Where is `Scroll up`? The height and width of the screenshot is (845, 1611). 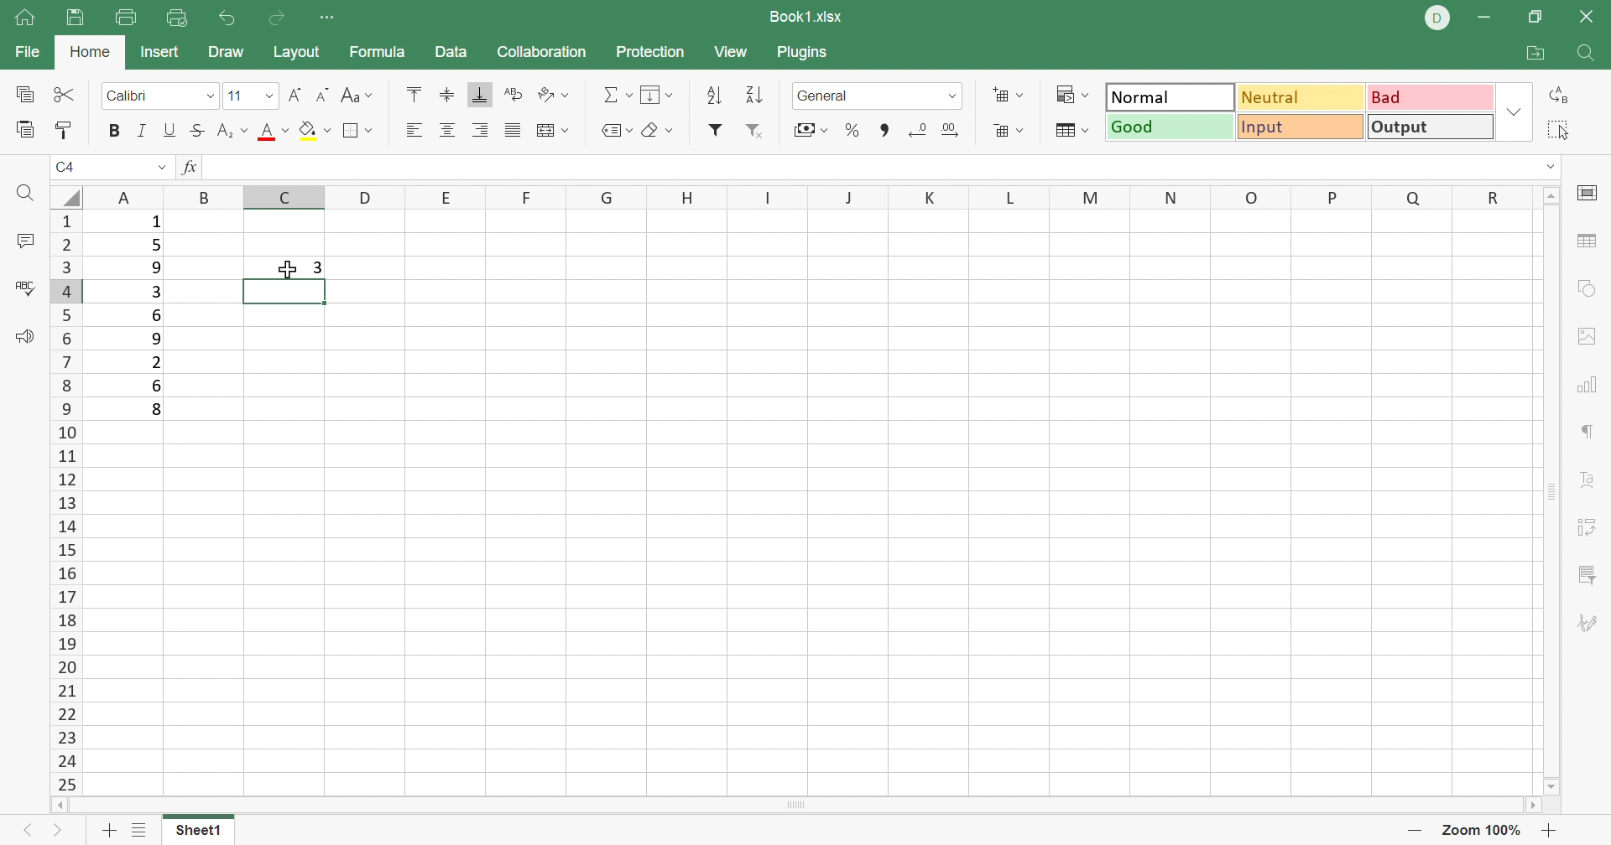 Scroll up is located at coordinates (1554, 194).